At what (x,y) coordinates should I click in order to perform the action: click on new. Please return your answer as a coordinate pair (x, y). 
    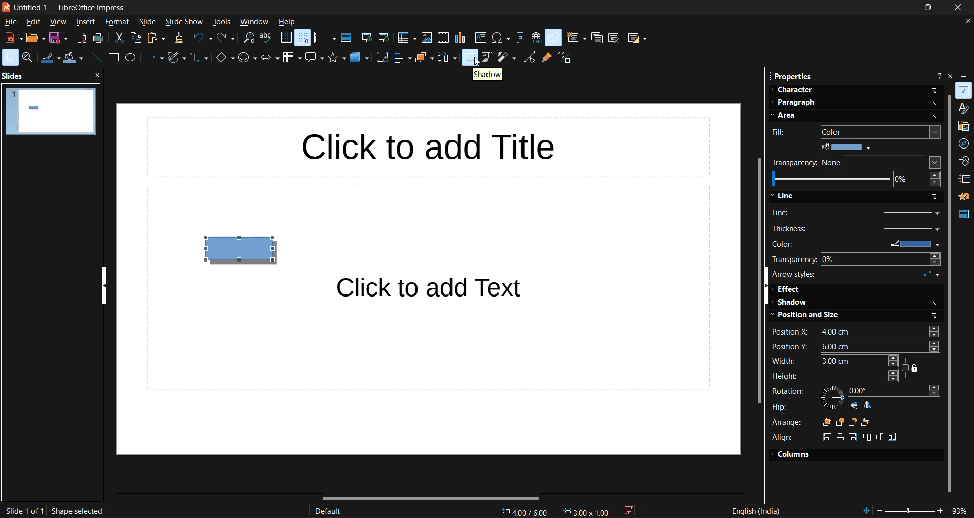
    Looking at the image, I should click on (12, 38).